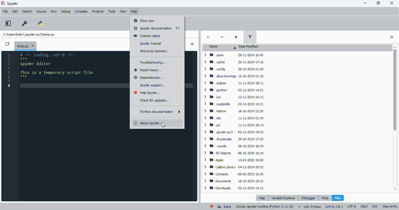 The width and height of the screenshot is (399, 210). I want to click on help spyder!, so click(212, 206).